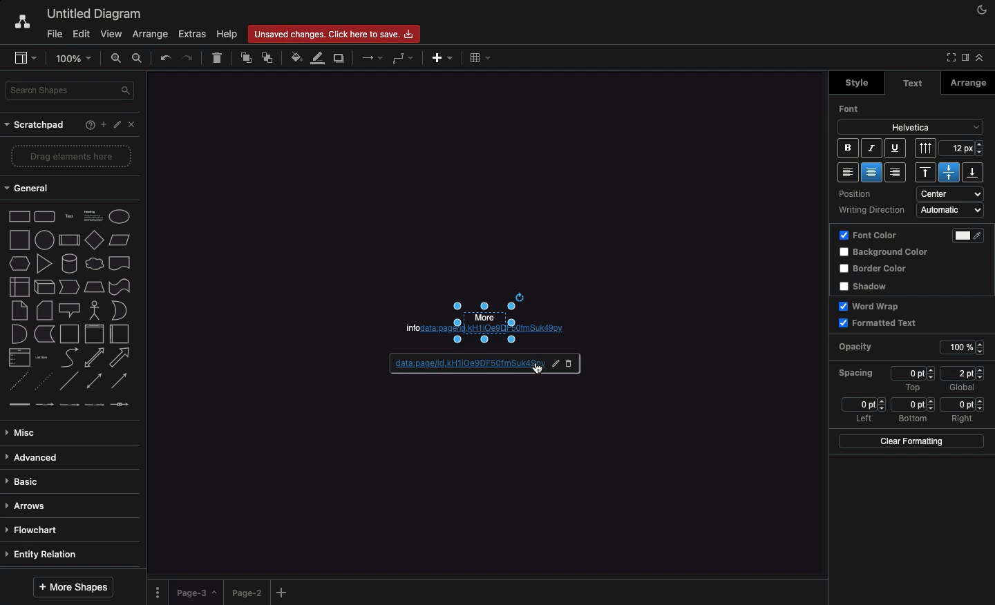 The image size is (995, 605). What do you see at coordinates (120, 334) in the screenshot?
I see `horizontal container` at bounding box center [120, 334].